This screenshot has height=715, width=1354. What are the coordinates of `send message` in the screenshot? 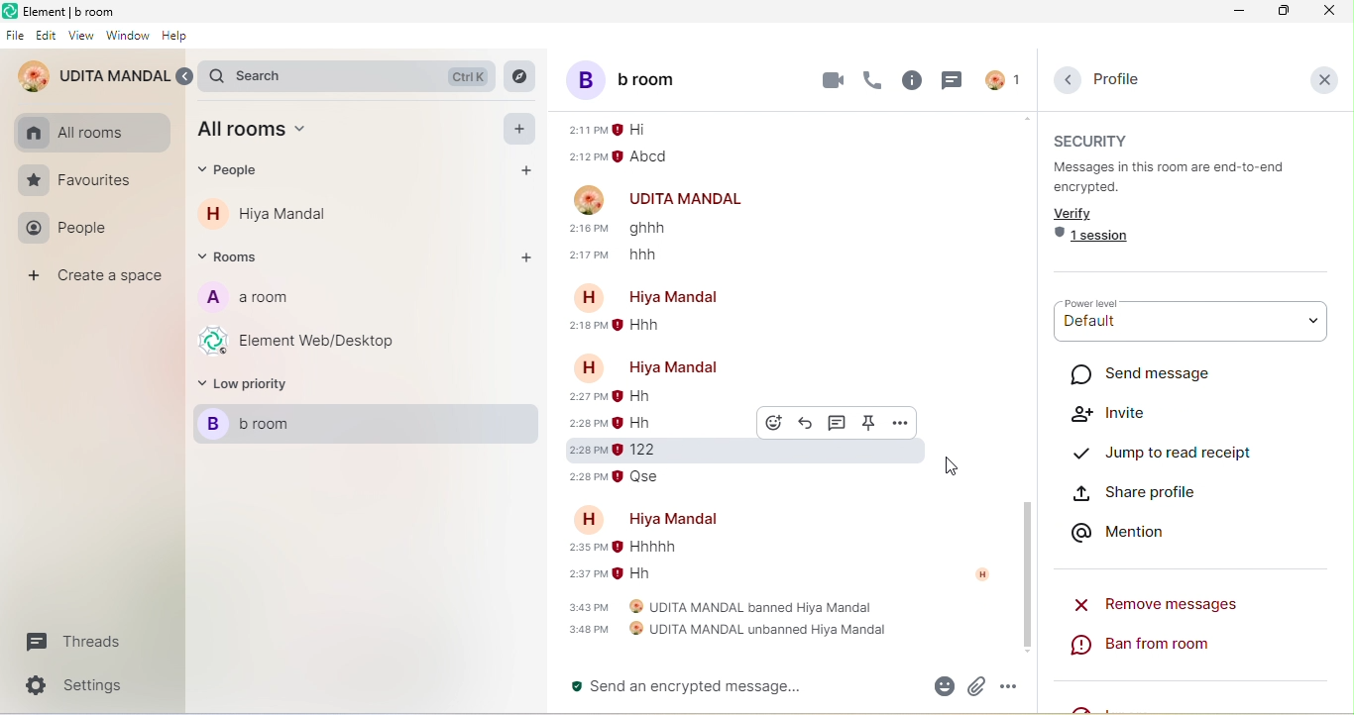 It's located at (1158, 374).